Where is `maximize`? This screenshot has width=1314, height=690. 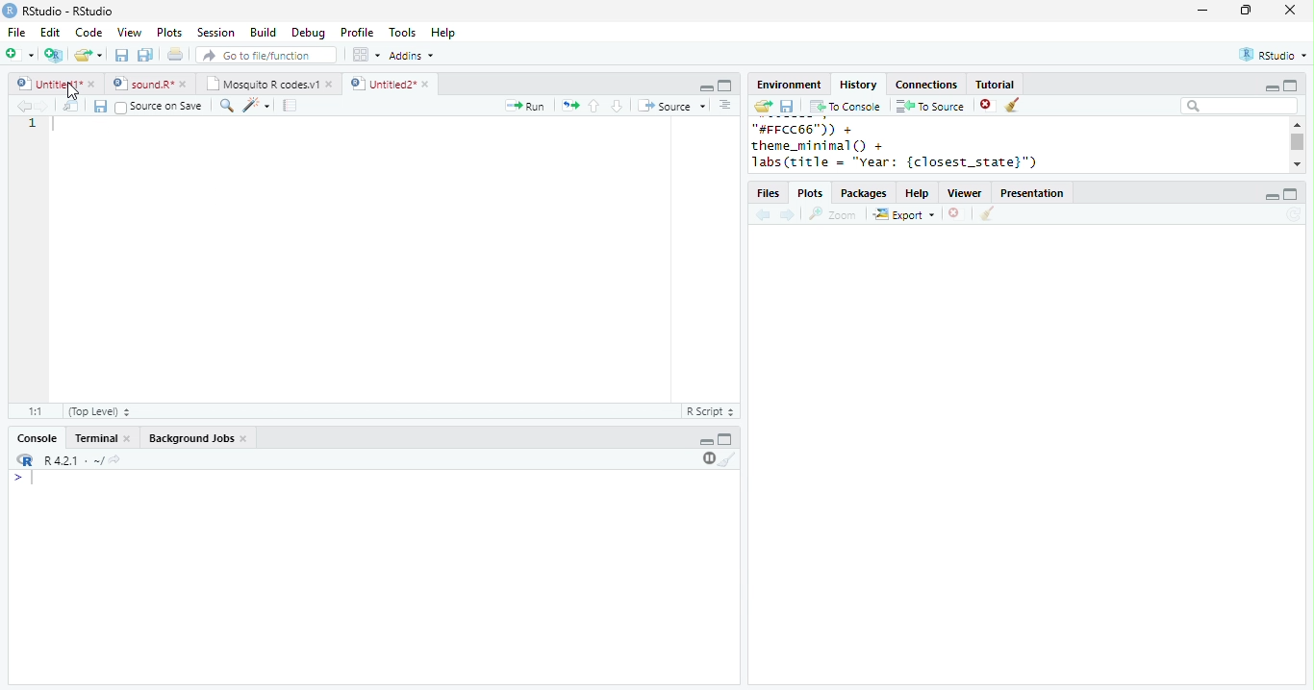 maximize is located at coordinates (1289, 85).